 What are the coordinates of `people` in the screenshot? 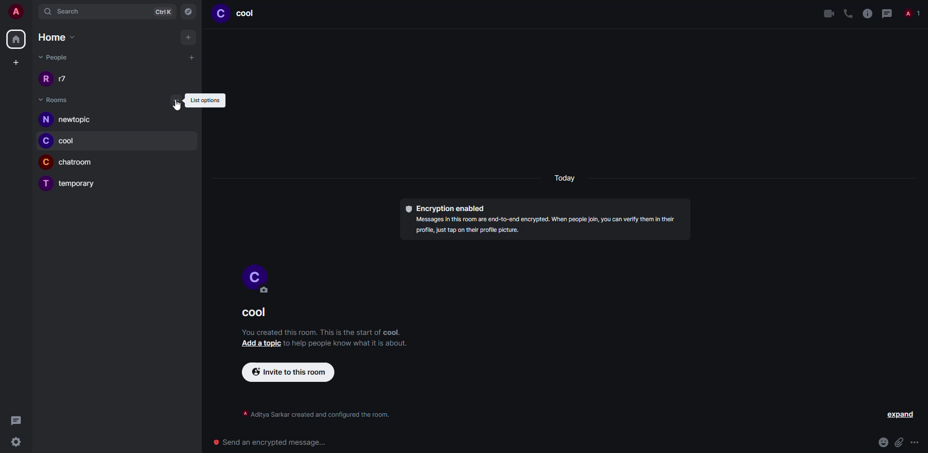 It's located at (912, 12).